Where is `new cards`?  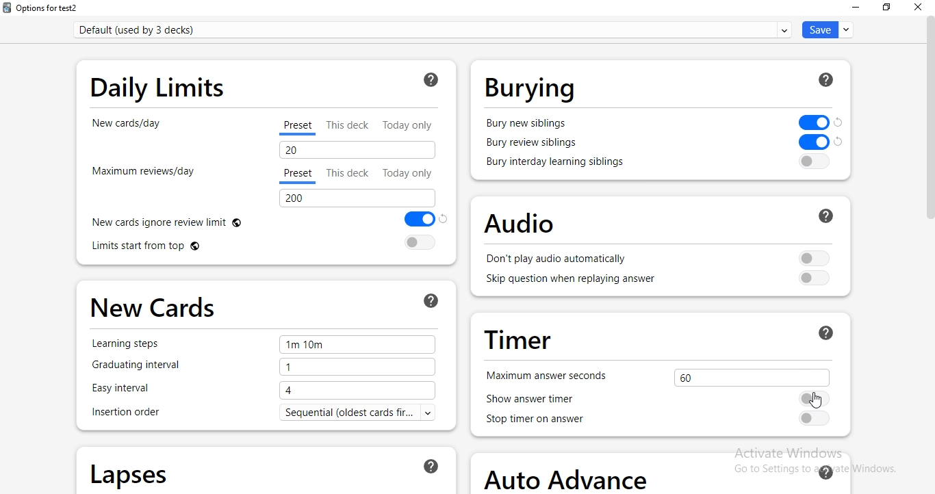 new cards is located at coordinates (263, 307).